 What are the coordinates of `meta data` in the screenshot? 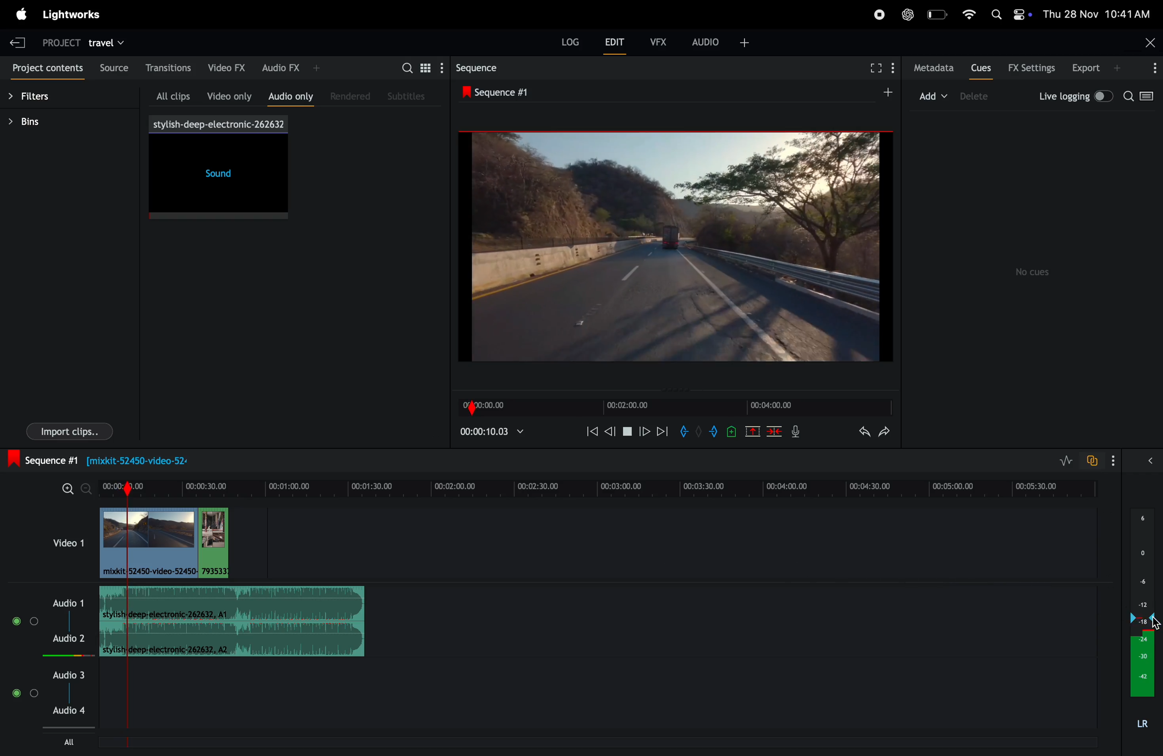 It's located at (932, 67).